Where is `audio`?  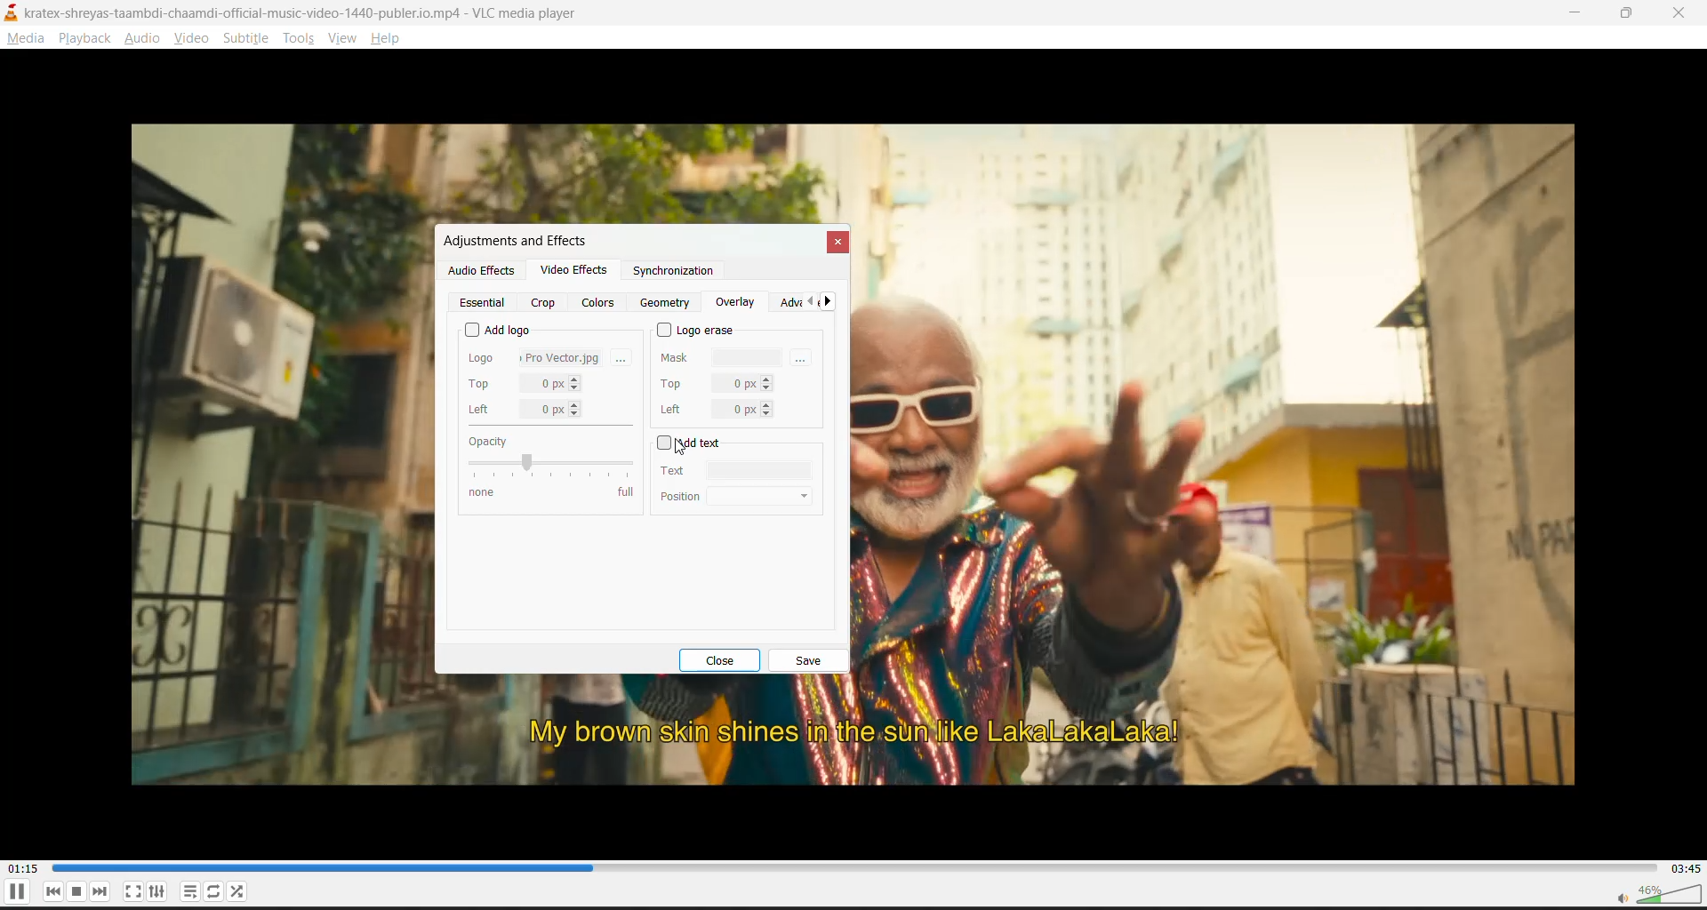 audio is located at coordinates (147, 40).